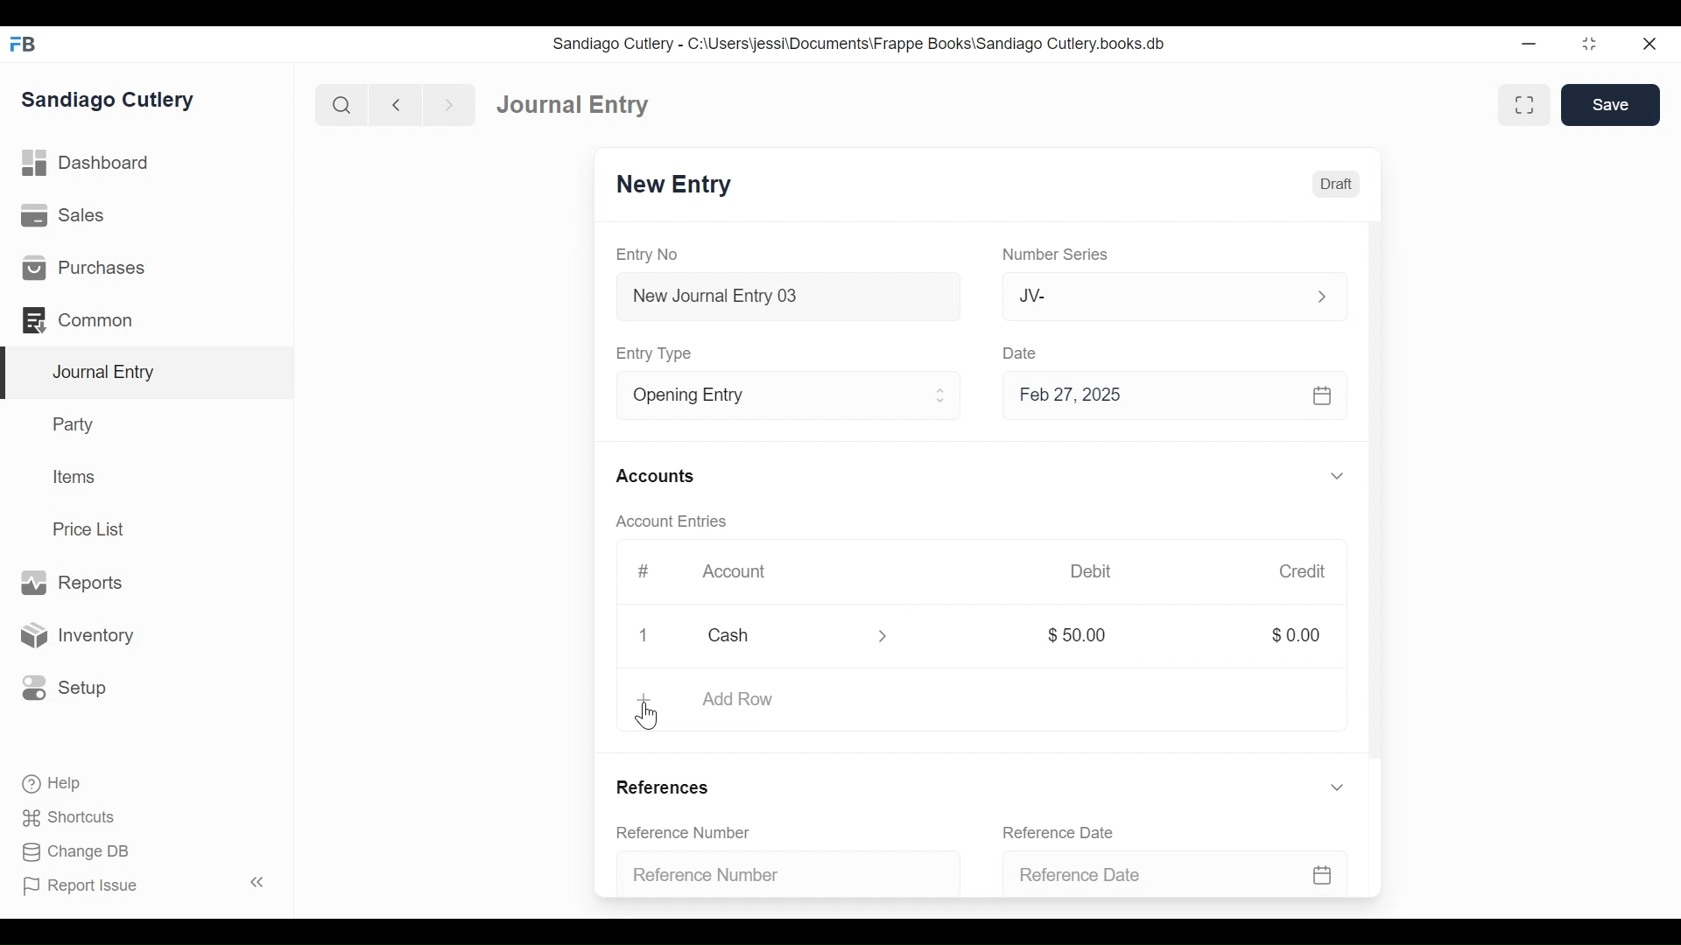  Describe the element at coordinates (75, 634) in the screenshot. I see `Inventory` at that location.